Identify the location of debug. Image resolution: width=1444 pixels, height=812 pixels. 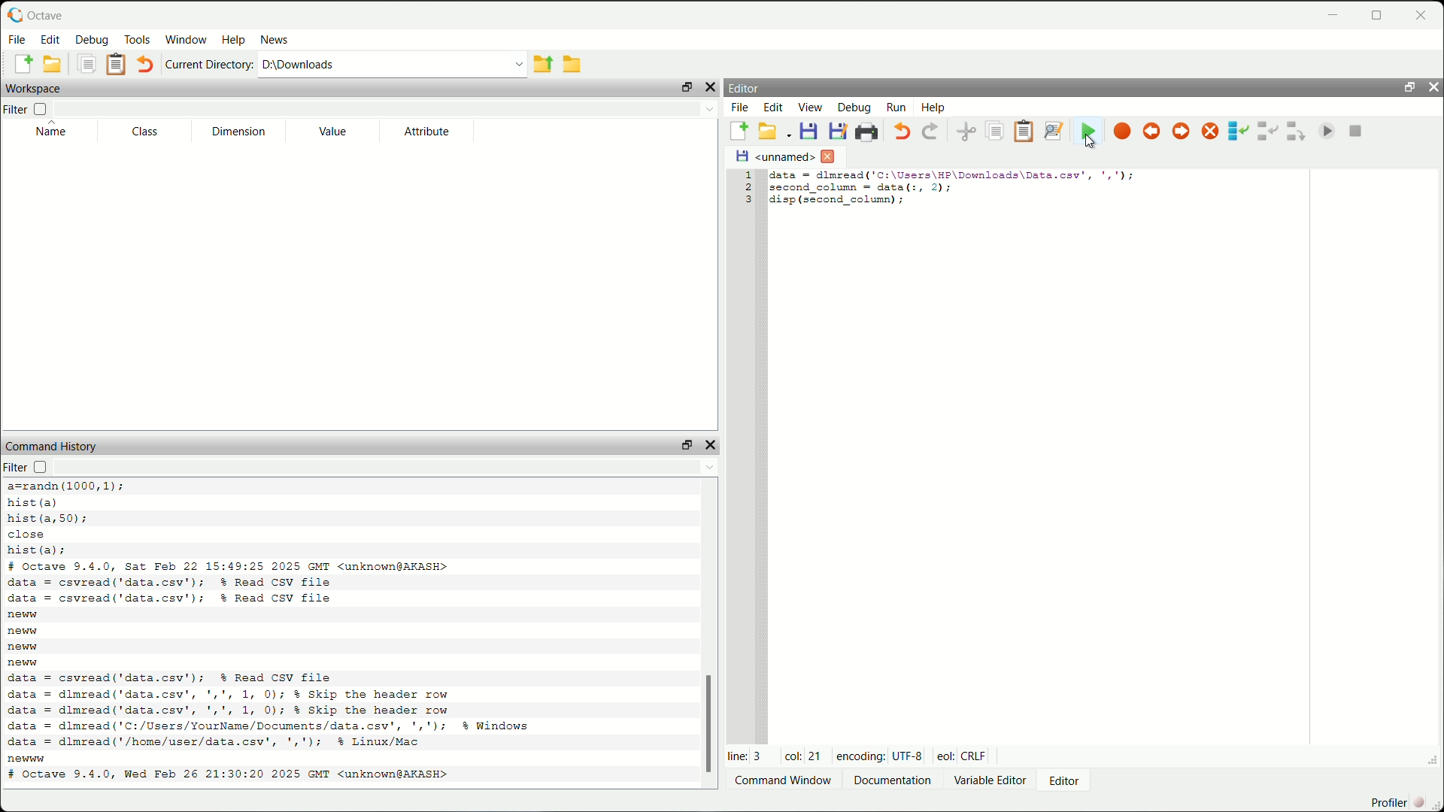
(94, 41).